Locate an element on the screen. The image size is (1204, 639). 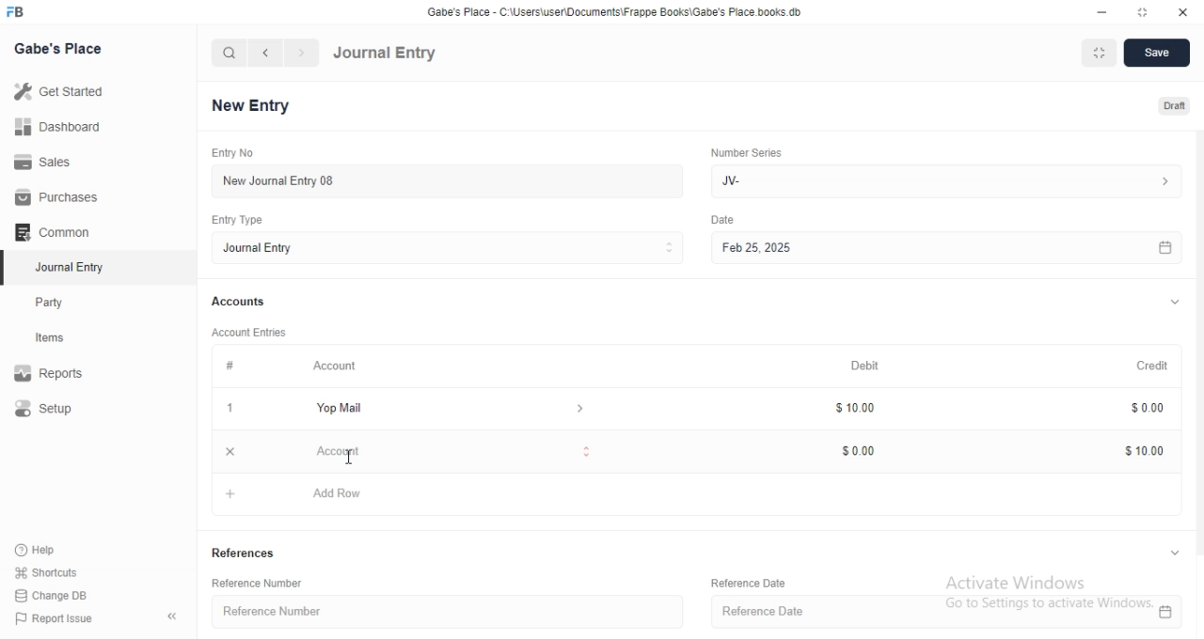
Reference Number is located at coordinates (442, 615).